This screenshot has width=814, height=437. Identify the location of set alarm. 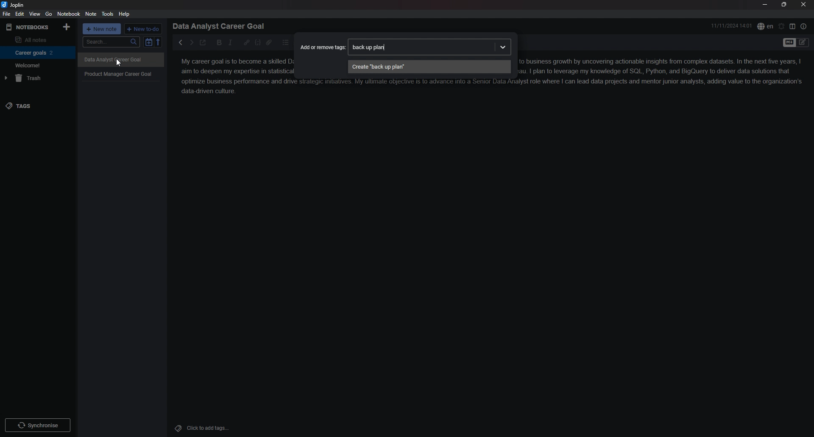
(782, 26).